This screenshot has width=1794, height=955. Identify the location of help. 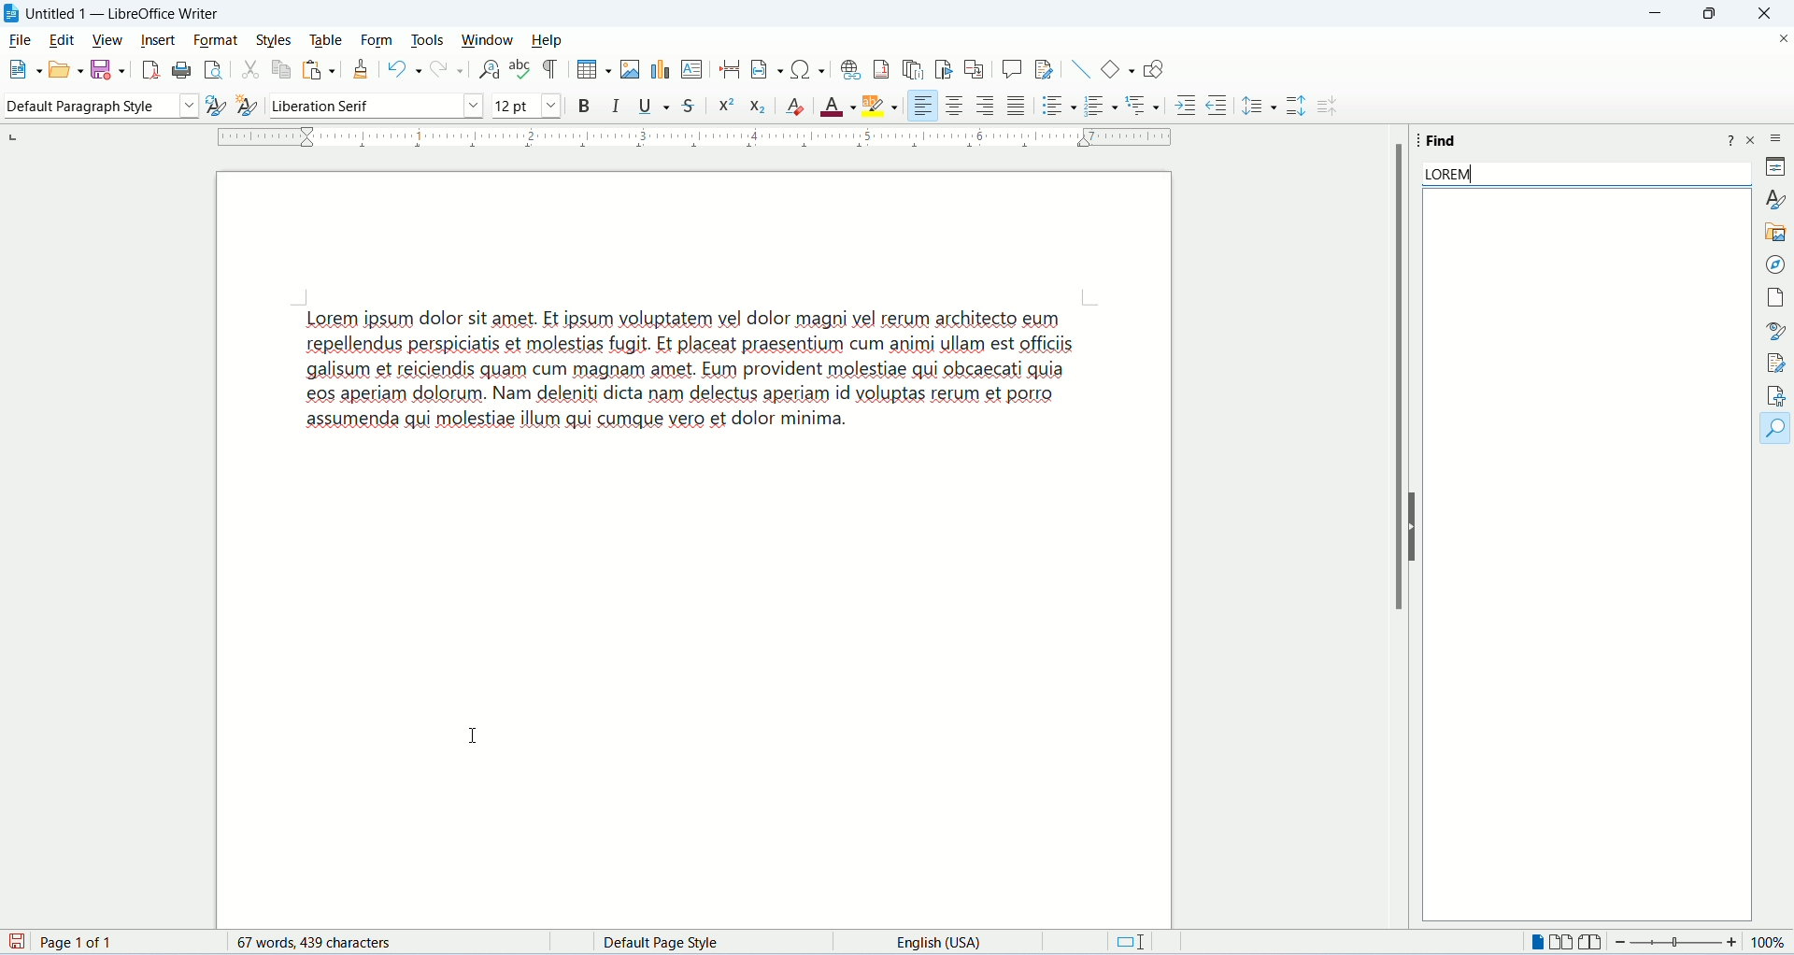
(549, 40).